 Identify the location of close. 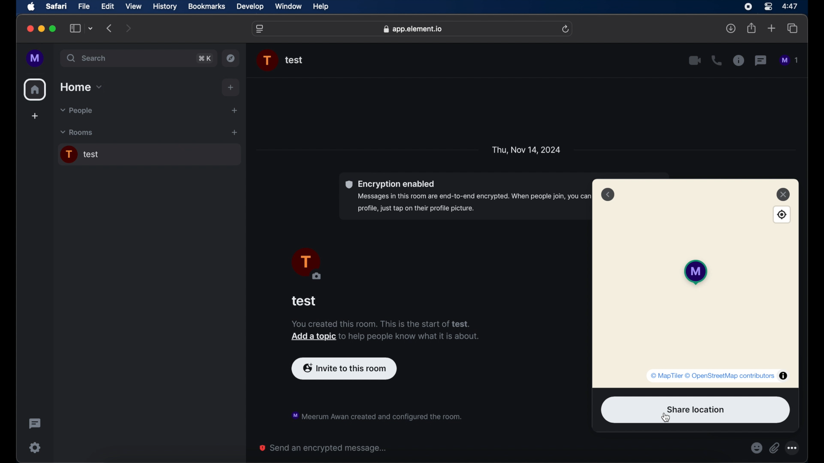
(29, 29).